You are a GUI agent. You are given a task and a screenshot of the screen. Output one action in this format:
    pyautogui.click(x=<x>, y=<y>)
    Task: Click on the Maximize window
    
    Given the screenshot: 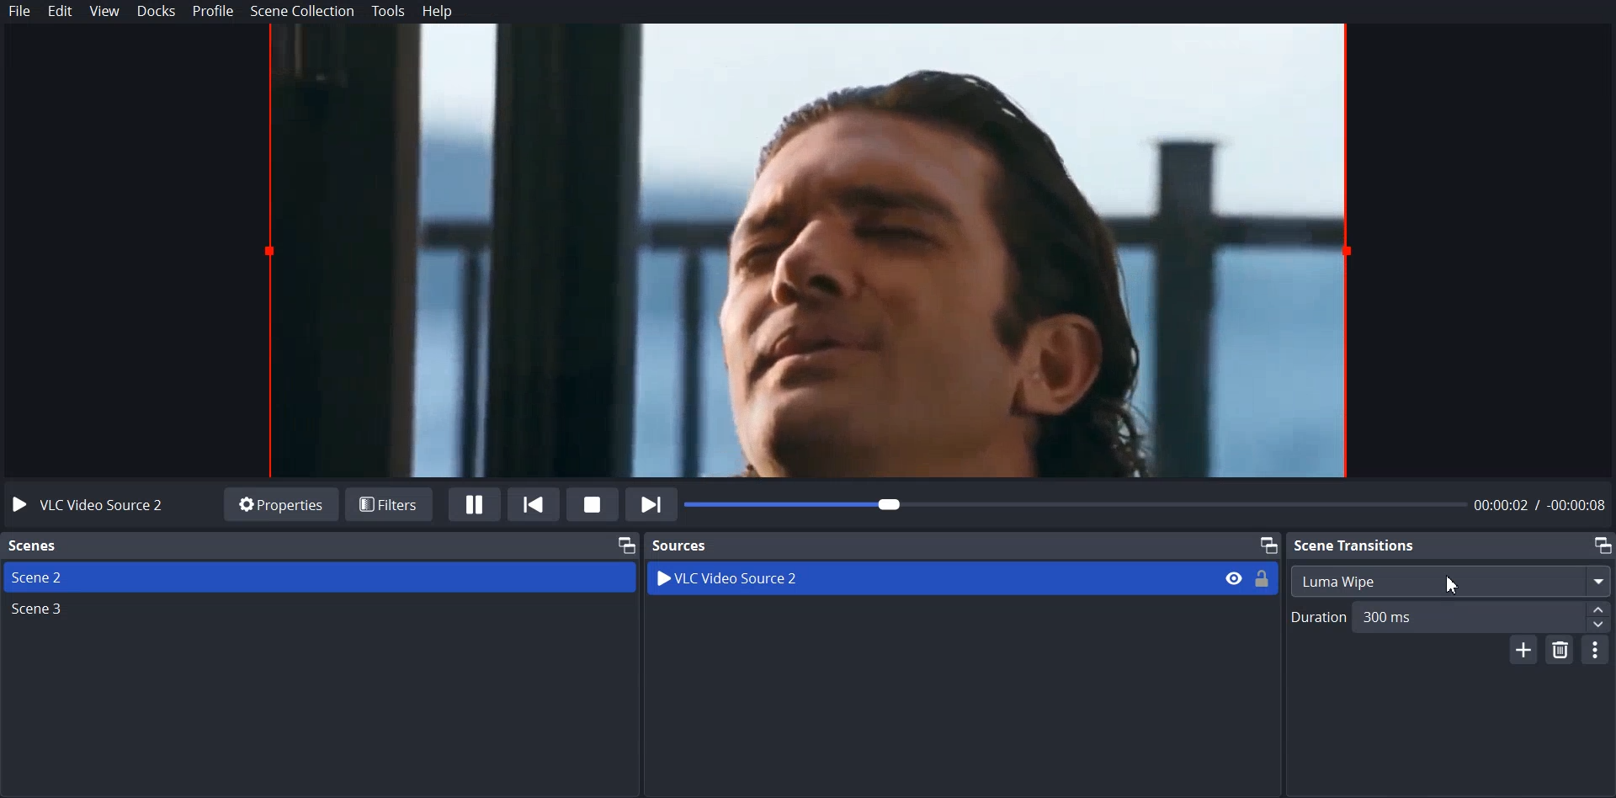 What is the action you would take?
    pyautogui.click(x=1602, y=545)
    